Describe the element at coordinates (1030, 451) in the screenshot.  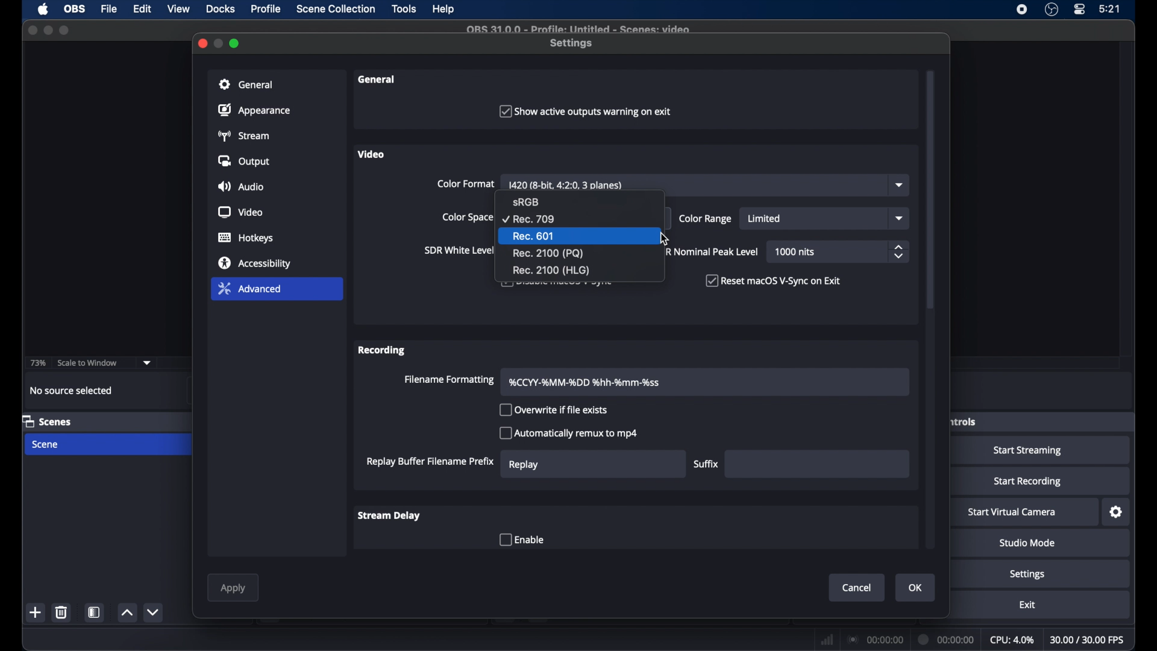
I see `start streaming` at that location.